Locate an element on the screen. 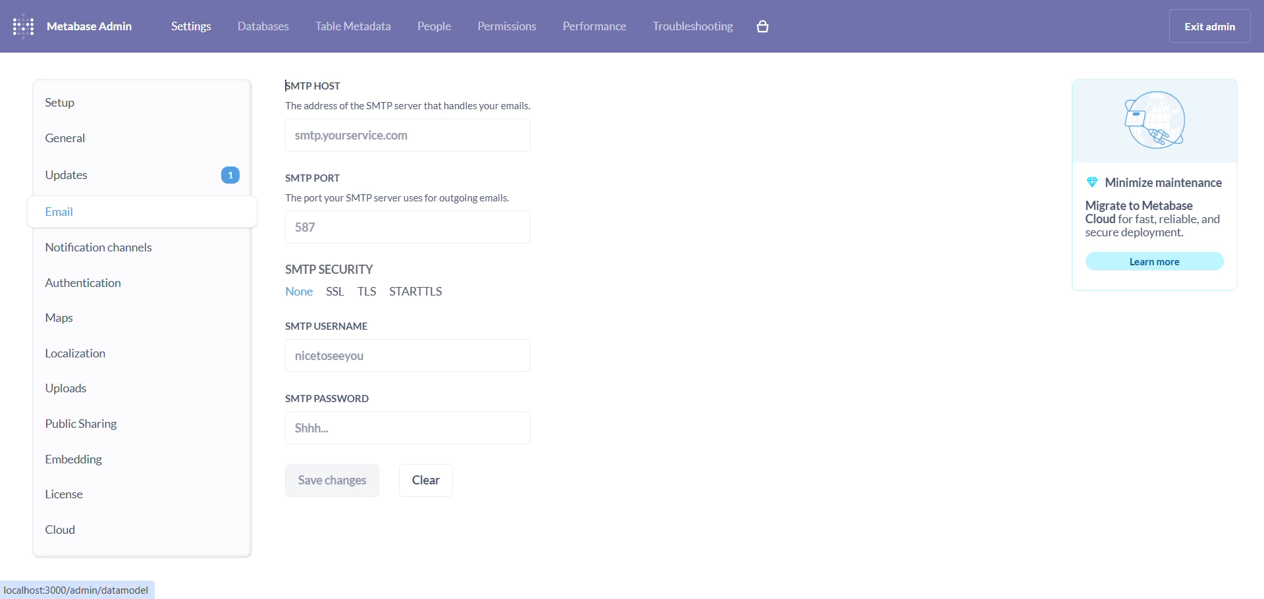  URL is located at coordinates (79, 590).